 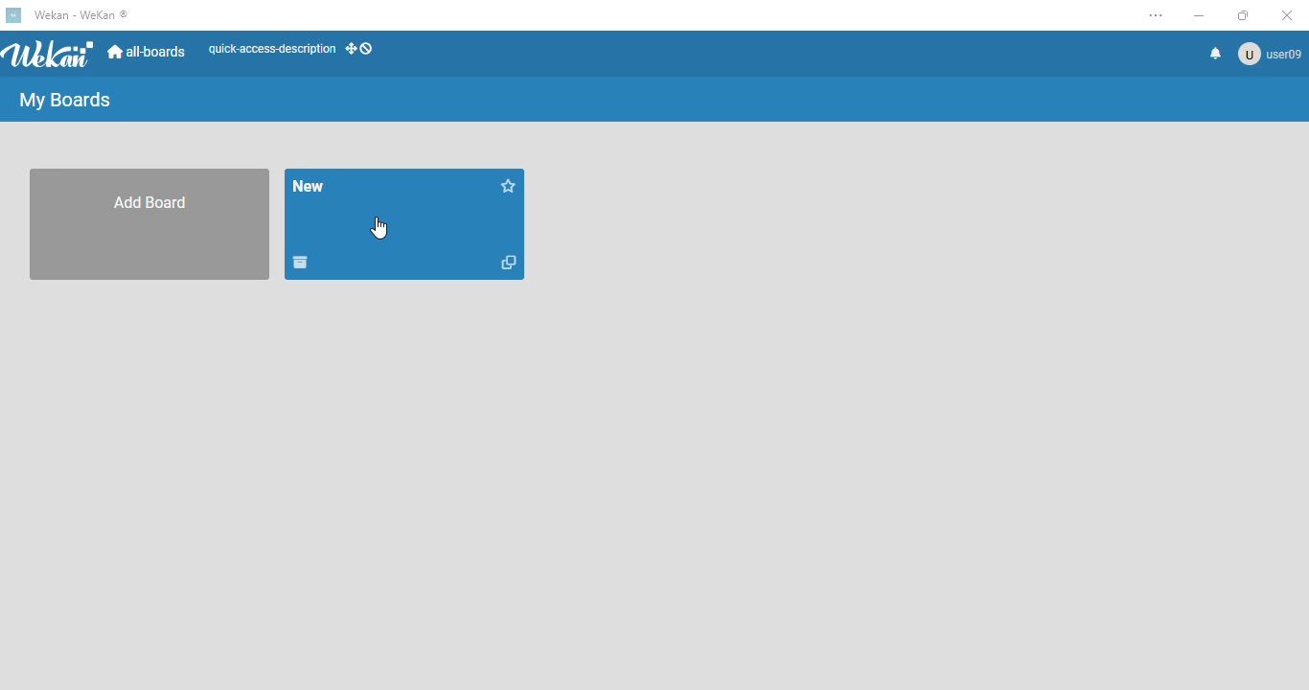 What do you see at coordinates (509, 185) in the screenshot?
I see `click to star this board` at bounding box center [509, 185].